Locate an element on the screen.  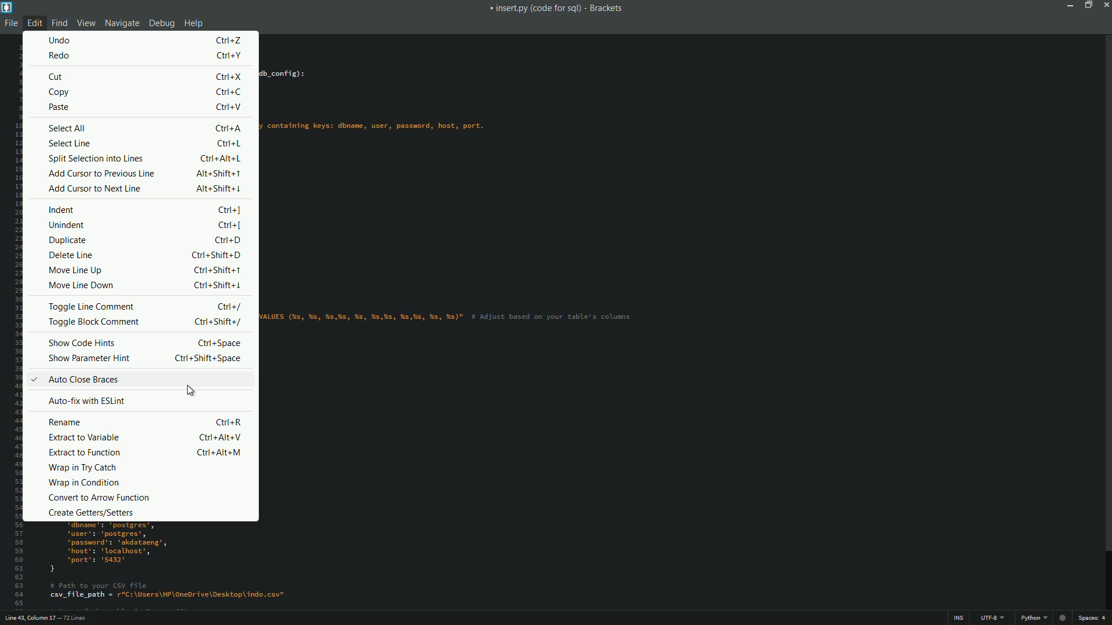
app icon is located at coordinates (8, 8).